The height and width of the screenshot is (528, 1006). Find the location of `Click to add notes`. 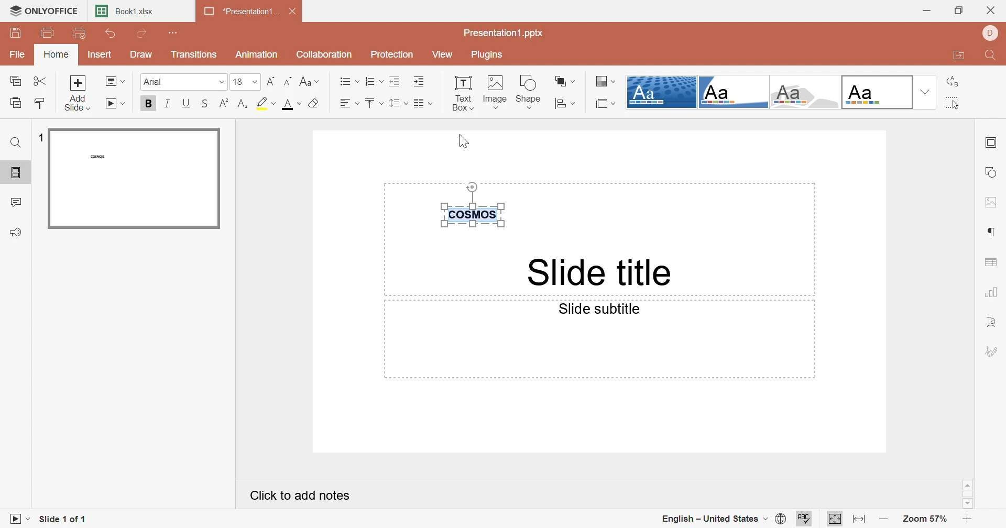

Click to add notes is located at coordinates (296, 493).